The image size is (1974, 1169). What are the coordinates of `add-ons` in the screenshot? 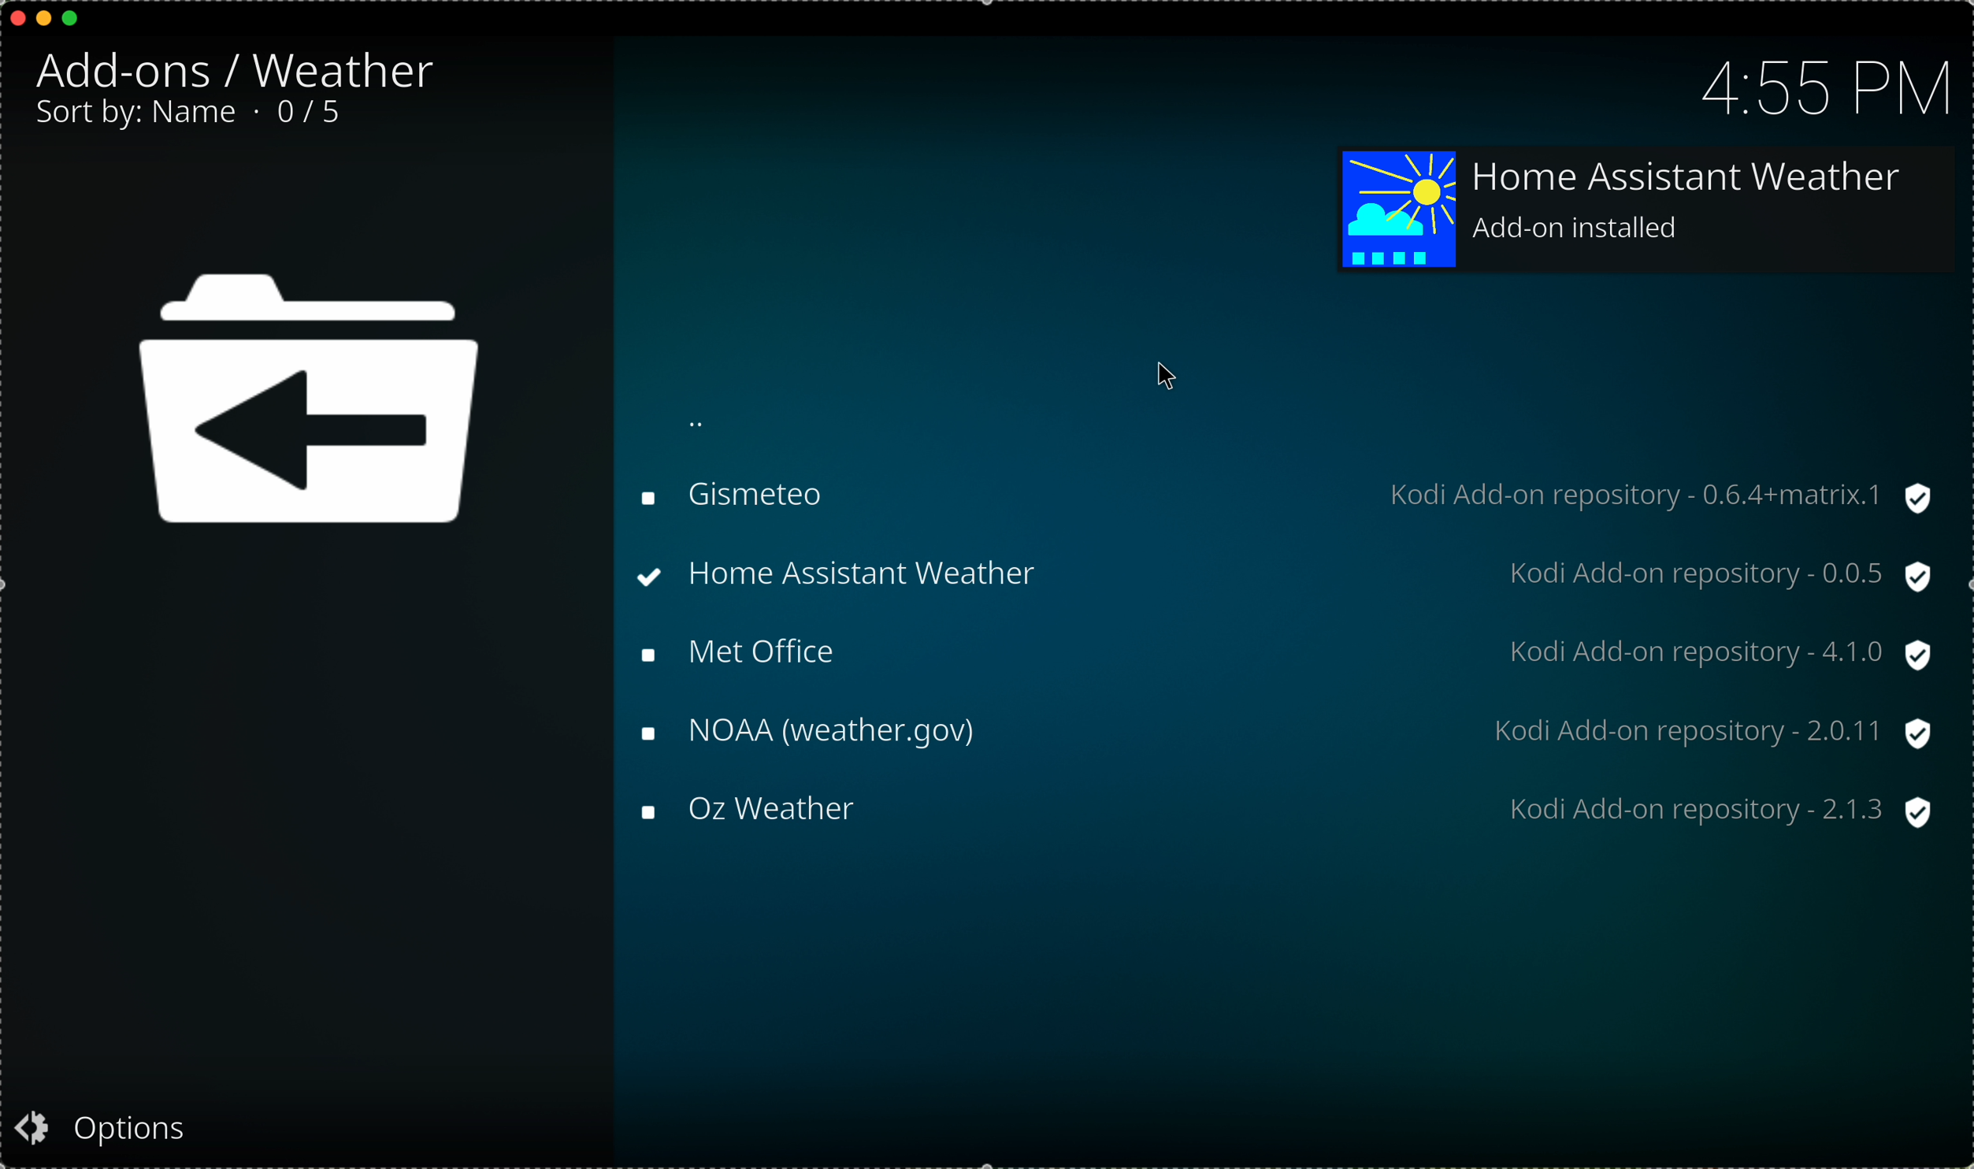 It's located at (135, 73).